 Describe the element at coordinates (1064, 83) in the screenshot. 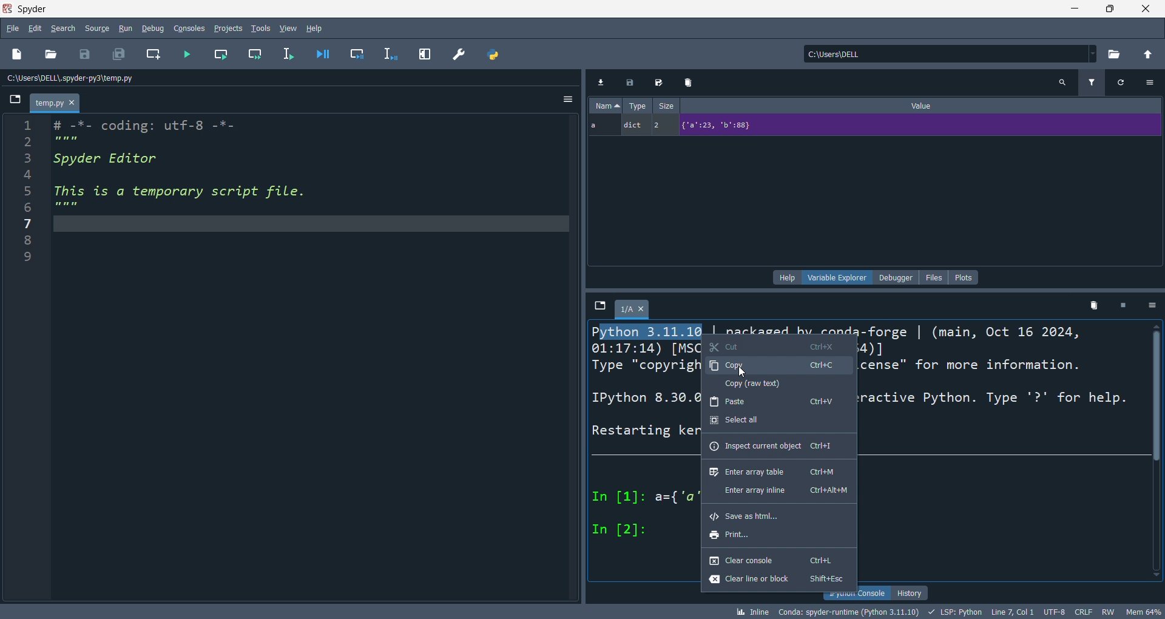

I see `search` at that location.